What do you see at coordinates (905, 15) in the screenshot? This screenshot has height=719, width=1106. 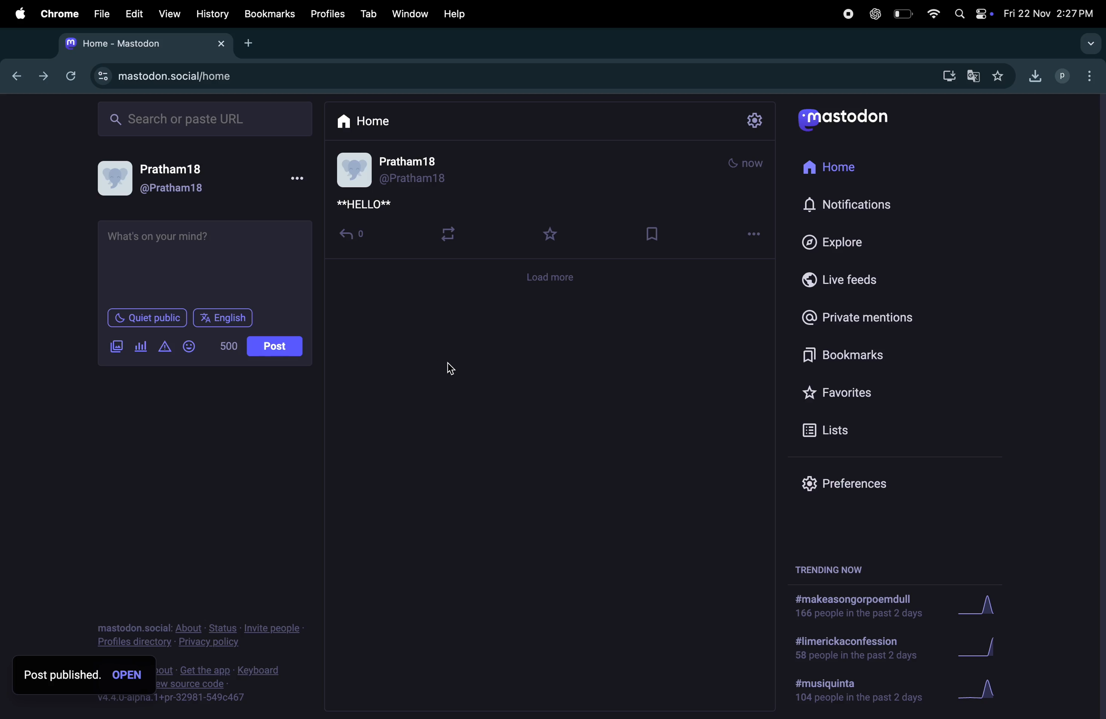 I see `battery` at bounding box center [905, 15].